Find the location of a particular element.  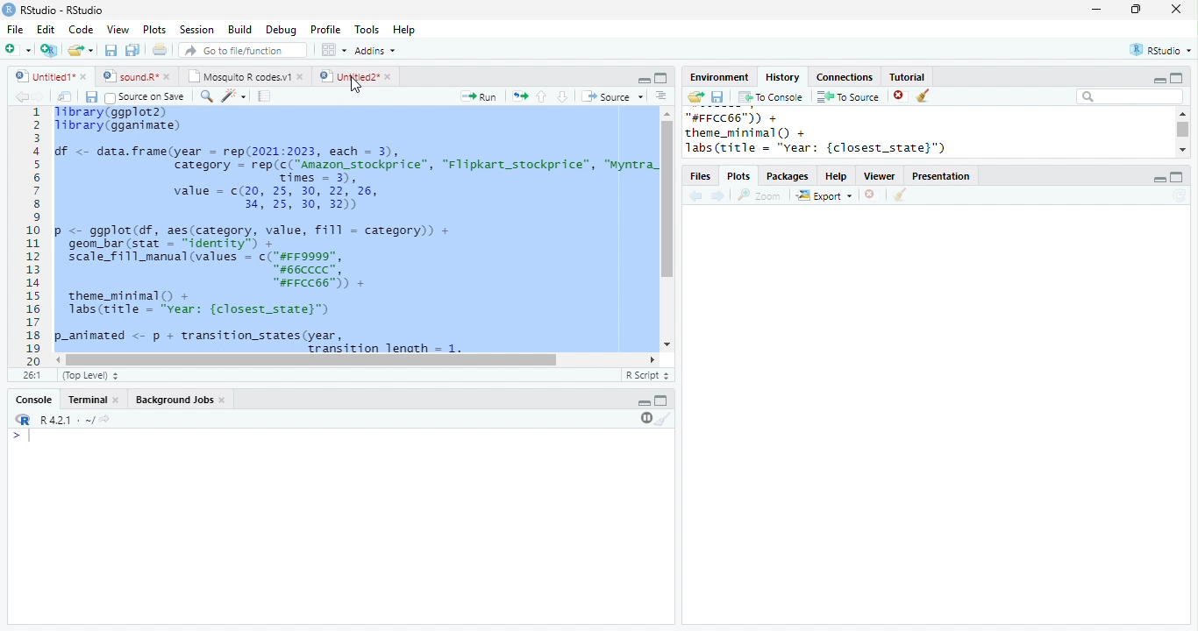

close is located at coordinates (168, 77).